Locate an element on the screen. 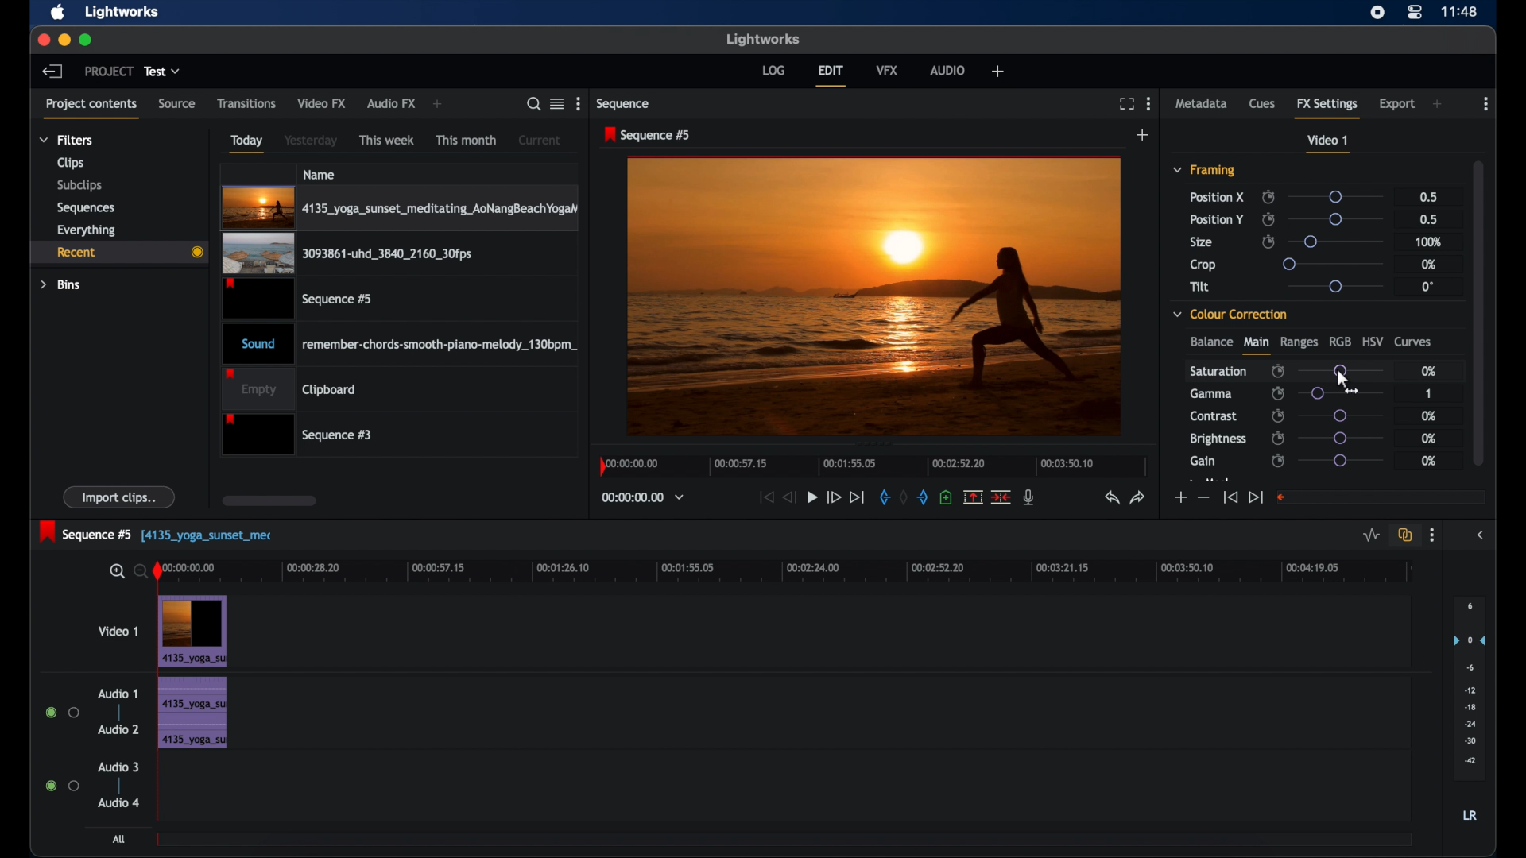 This screenshot has height=858, width=1526. gamma is located at coordinates (1210, 393).